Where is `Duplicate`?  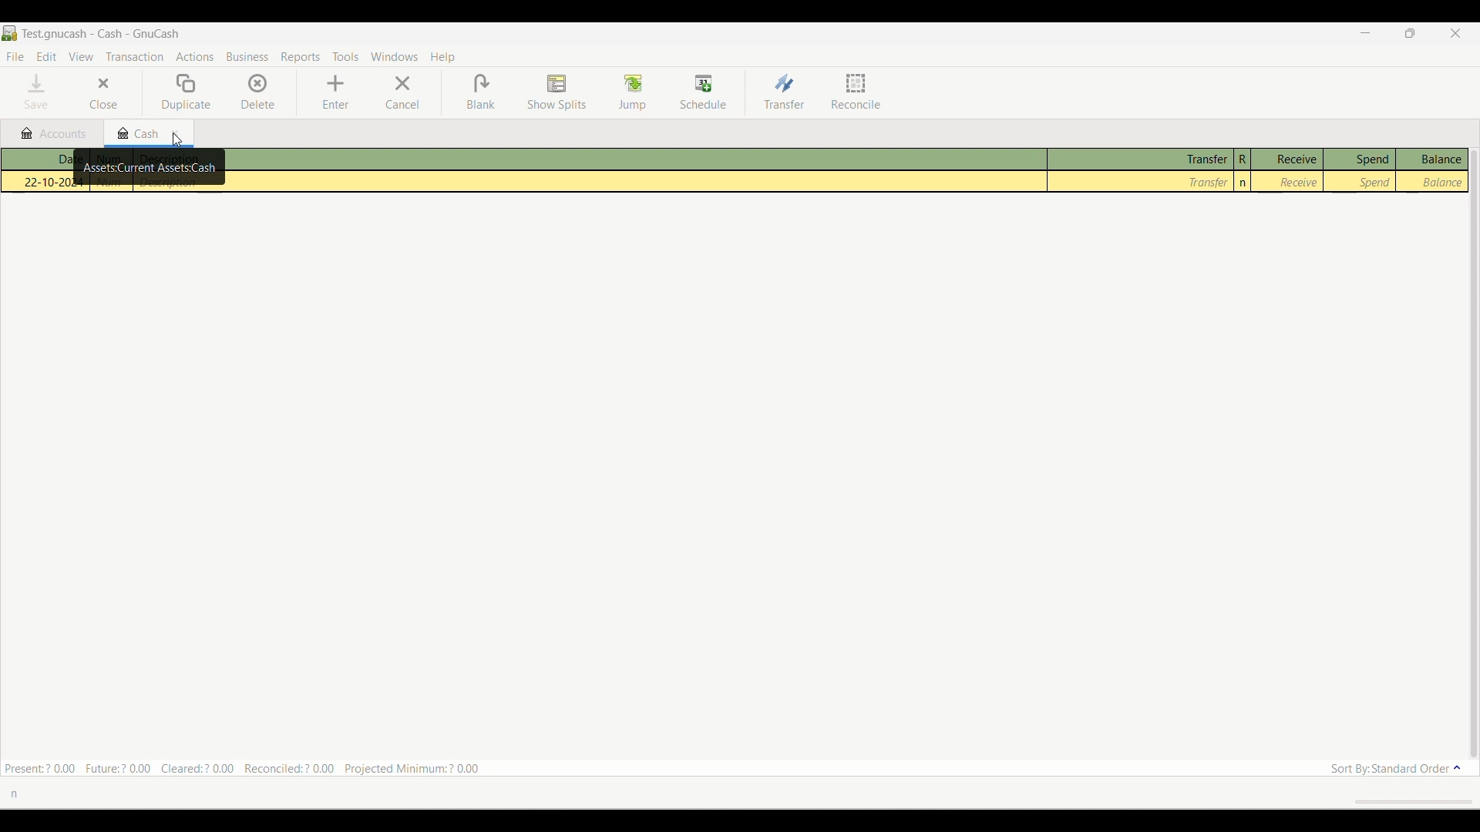 Duplicate is located at coordinates (186, 92).